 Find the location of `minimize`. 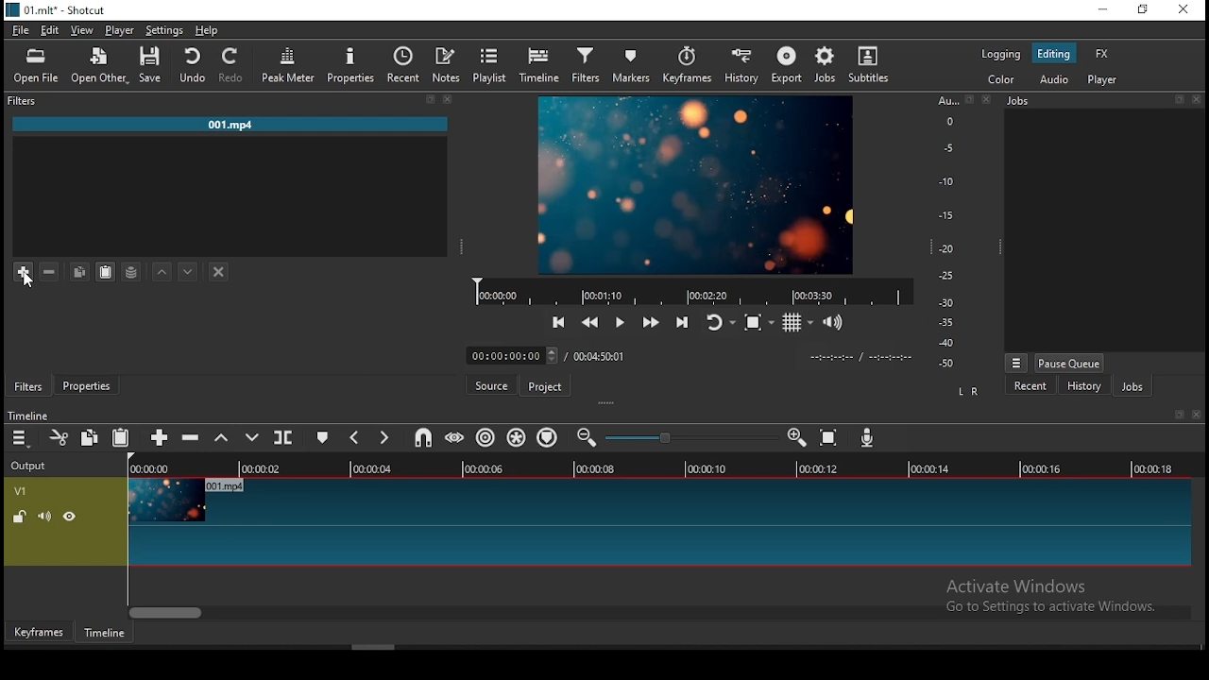

minimize is located at coordinates (1103, 9).